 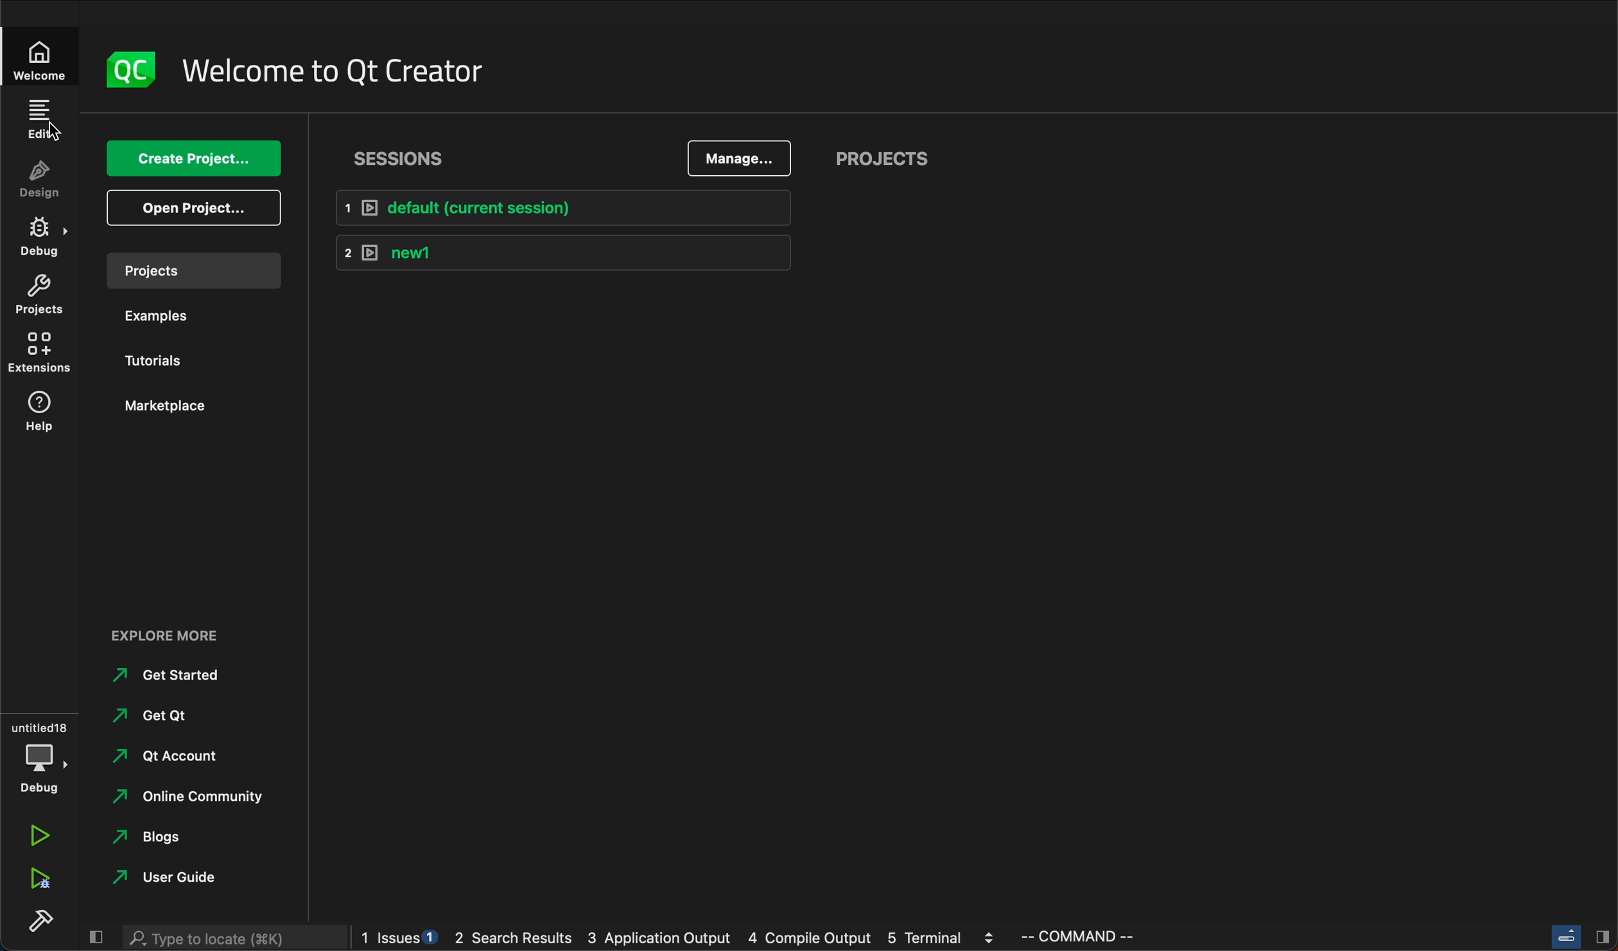 I want to click on welcome, so click(x=45, y=55).